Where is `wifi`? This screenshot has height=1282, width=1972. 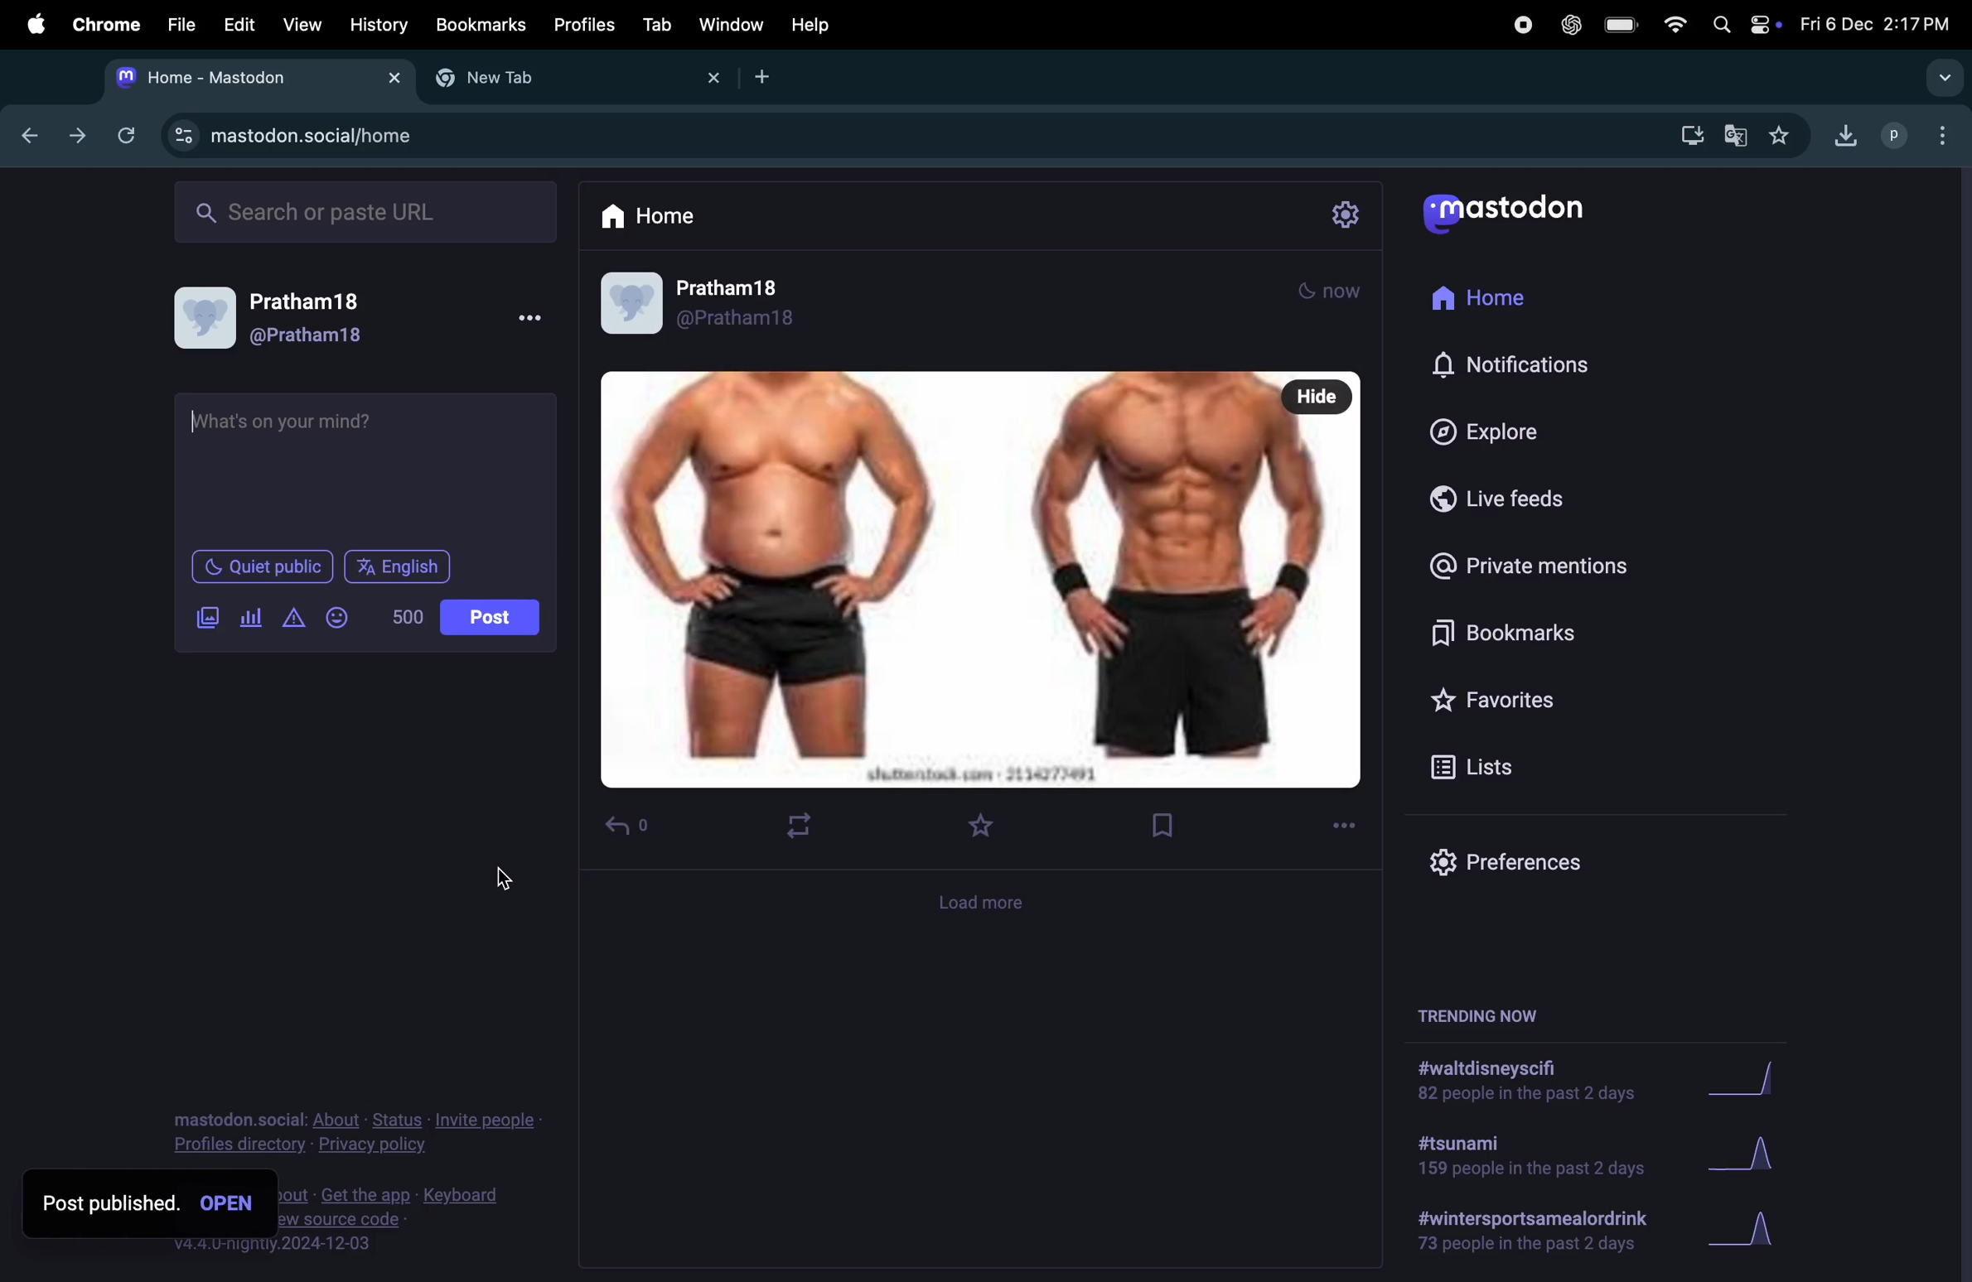
wifi is located at coordinates (1673, 23).